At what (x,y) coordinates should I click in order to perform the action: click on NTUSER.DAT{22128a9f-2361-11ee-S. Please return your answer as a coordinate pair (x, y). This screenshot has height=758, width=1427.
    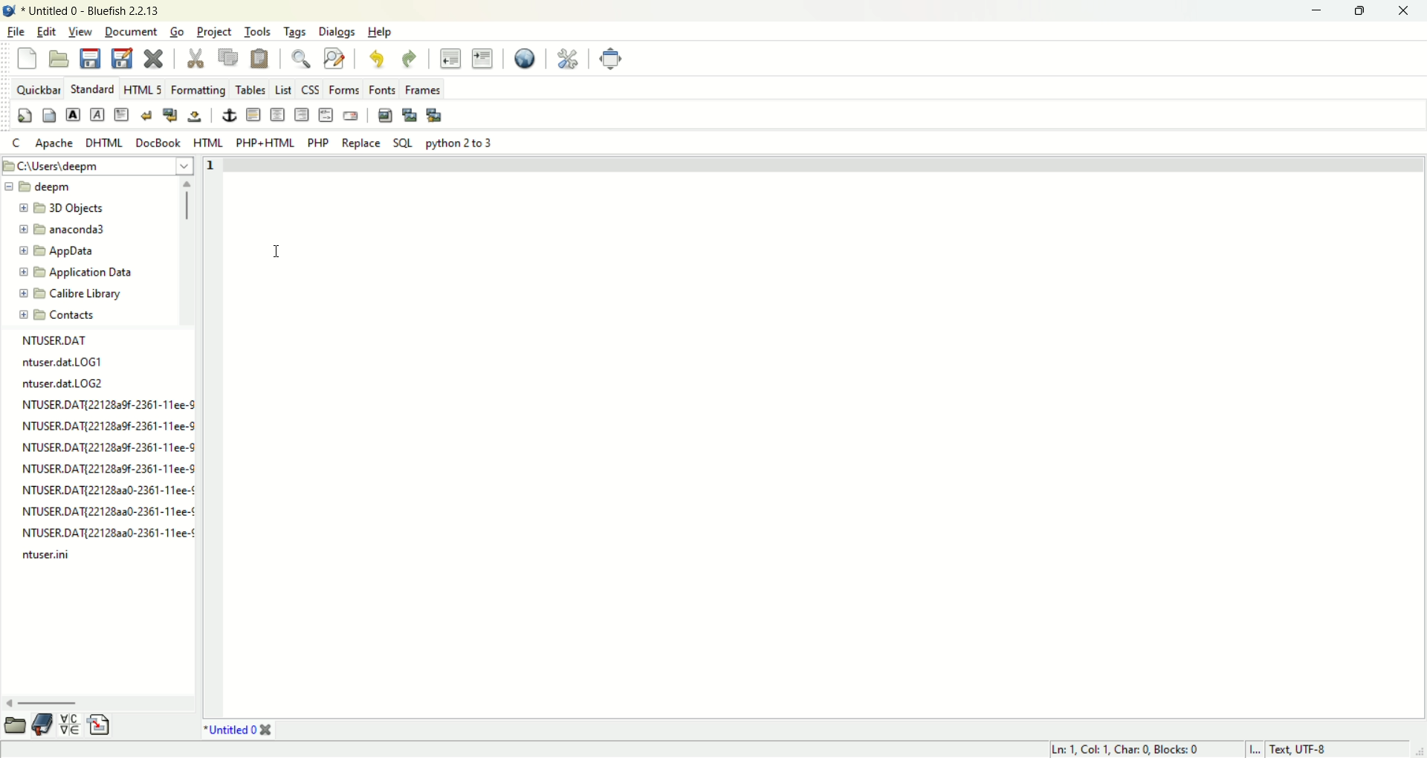
    Looking at the image, I should click on (109, 409).